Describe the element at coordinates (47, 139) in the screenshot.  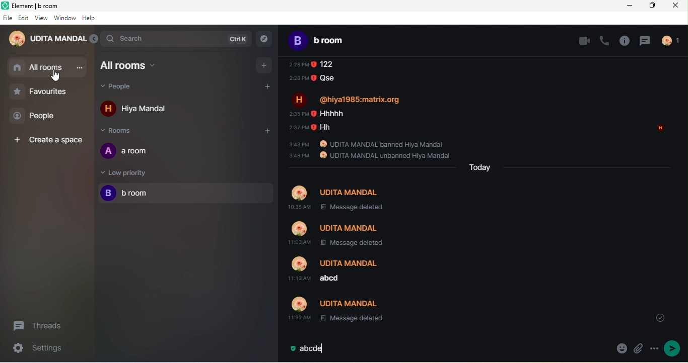
I see `create space` at that location.